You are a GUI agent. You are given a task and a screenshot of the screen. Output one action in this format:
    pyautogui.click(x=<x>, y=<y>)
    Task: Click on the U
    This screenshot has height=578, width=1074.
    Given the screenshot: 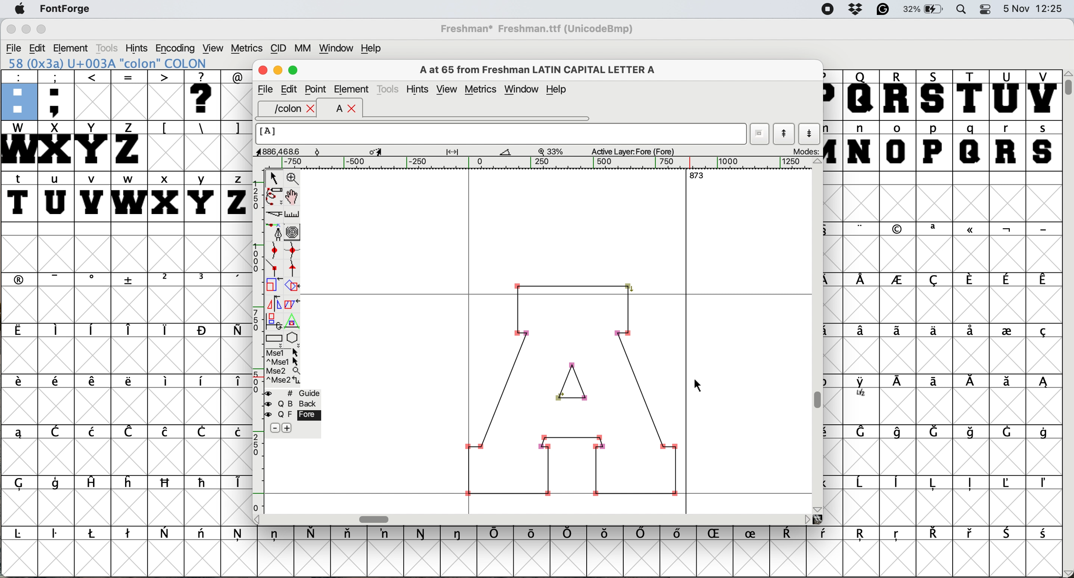 What is the action you would take?
    pyautogui.click(x=1006, y=95)
    